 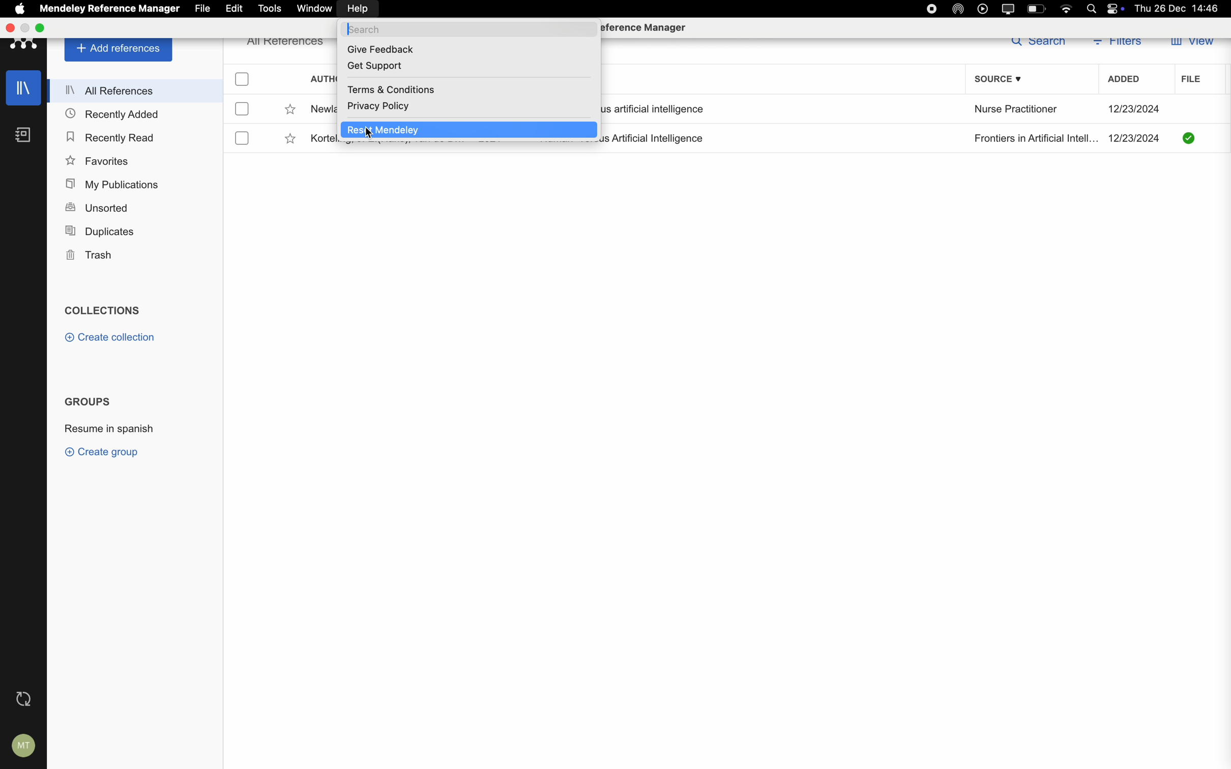 What do you see at coordinates (391, 88) in the screenshot?
I see `terms and conditions` at bounding box center [391, 88].